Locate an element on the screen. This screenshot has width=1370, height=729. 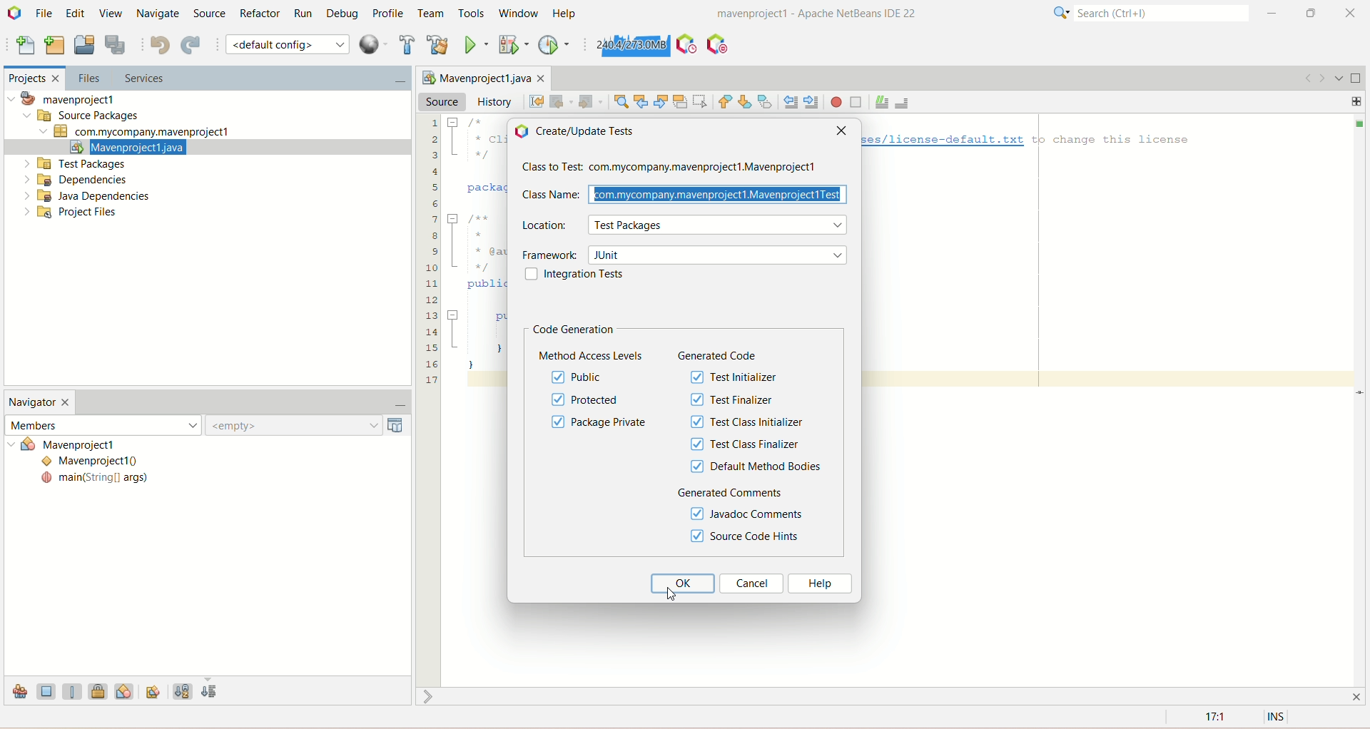
find next occurrence is located at coordinates (662, 100).